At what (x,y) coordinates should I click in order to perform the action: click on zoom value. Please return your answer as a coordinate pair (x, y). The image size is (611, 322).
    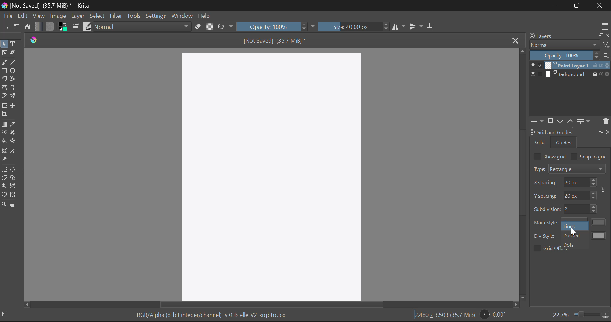
    Looking at the image, I should click on (560, 314).